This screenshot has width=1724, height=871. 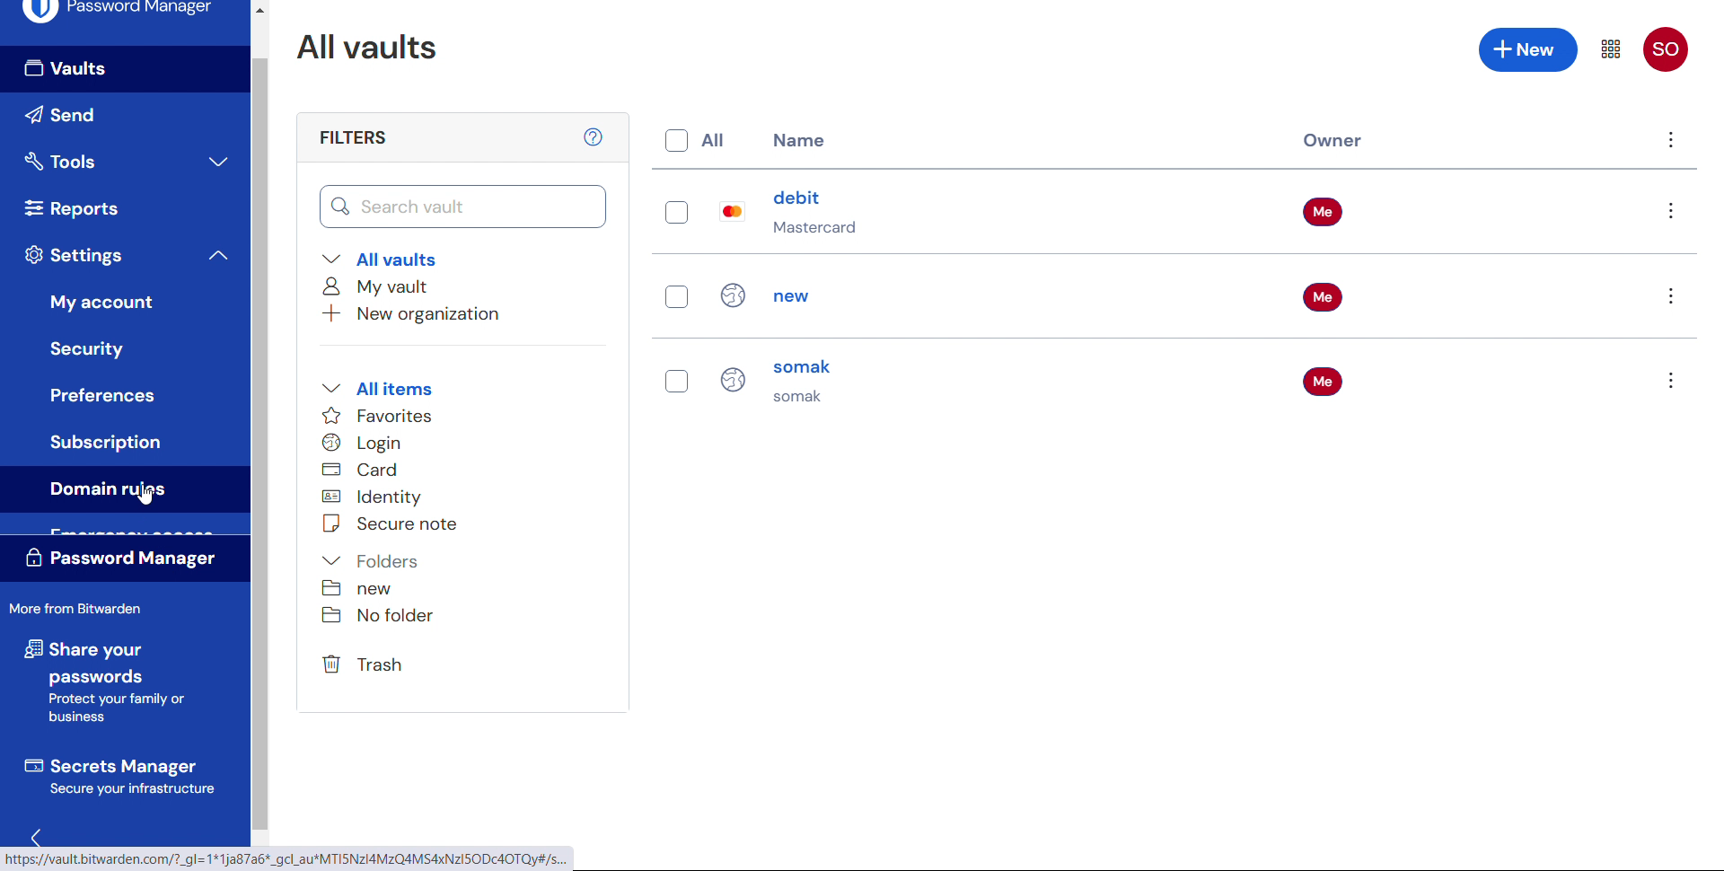 What do you see at coordinates (122, 489) in the screenshot?
I see `Domain rules ` at bounding box center [122, 489].